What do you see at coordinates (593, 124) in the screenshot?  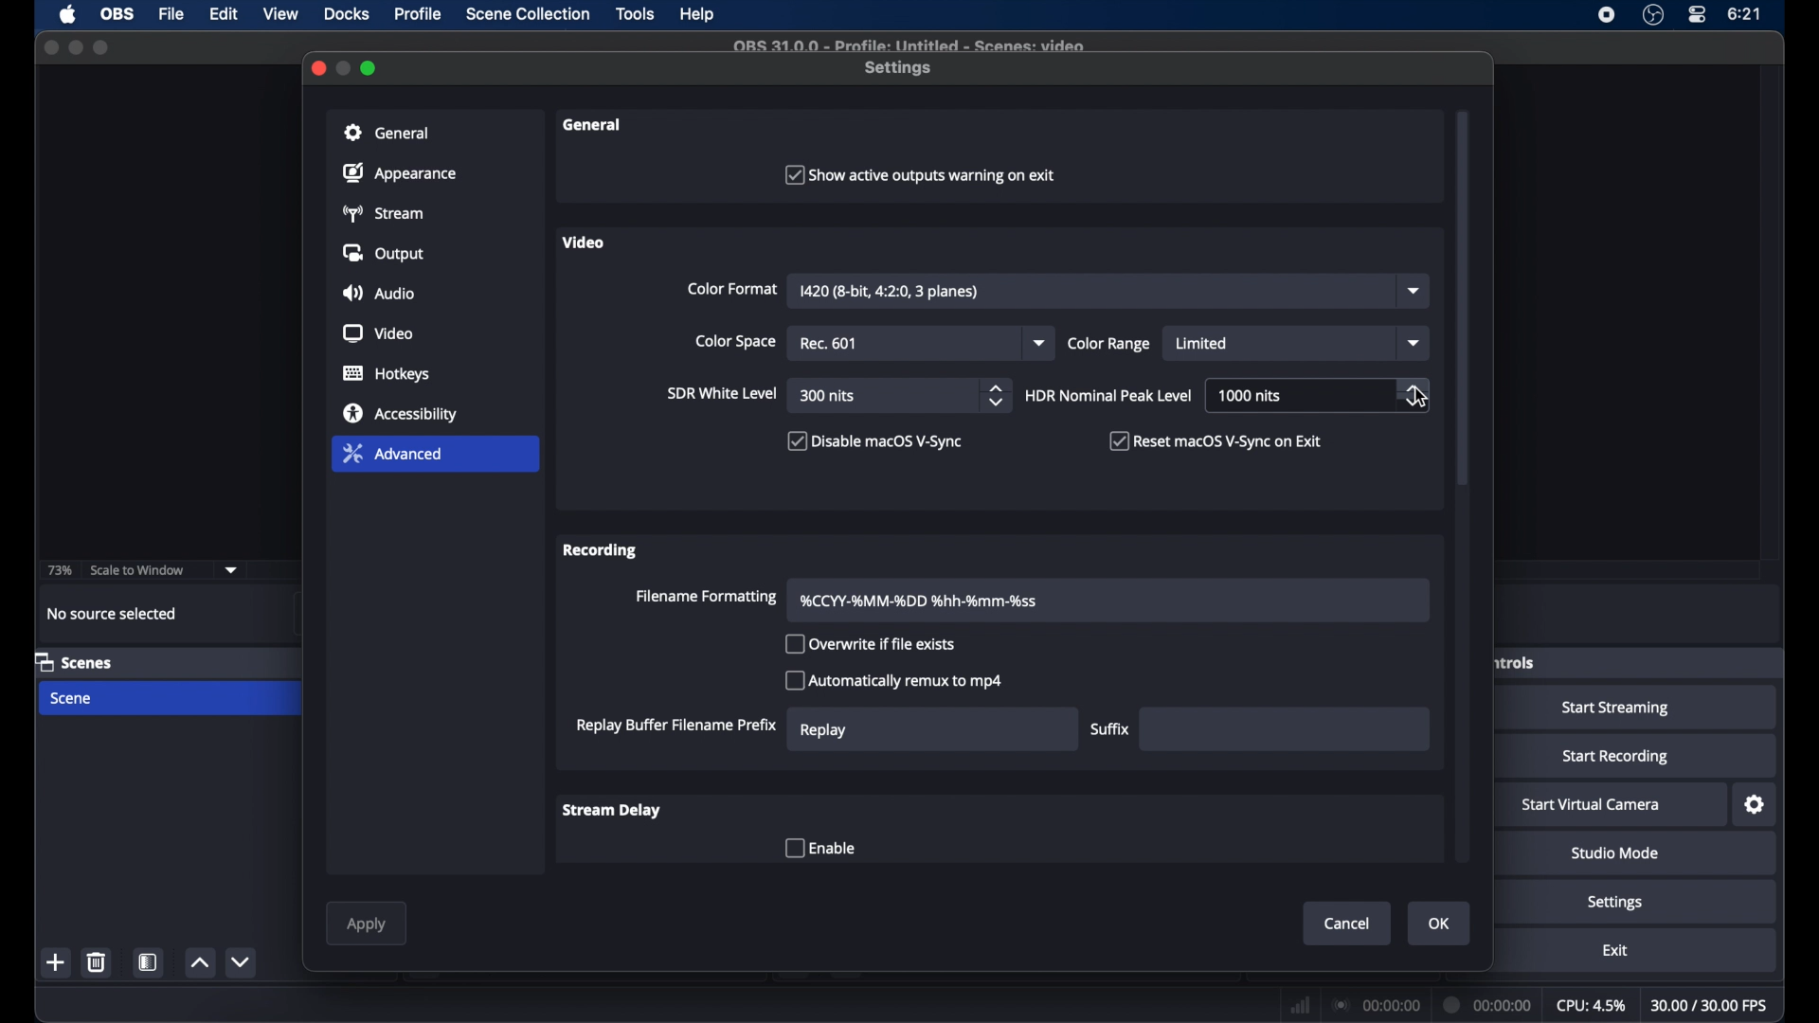 I see `general` at bounding box center [593, 124].